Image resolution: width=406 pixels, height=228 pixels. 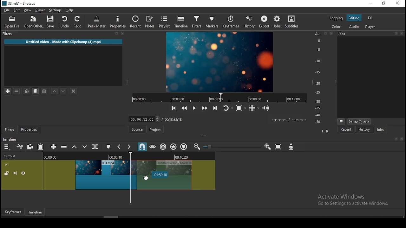 What do you see at coordinates (79, 23) in the screenshot?
I see `redo` at bounding box center [79, 23].